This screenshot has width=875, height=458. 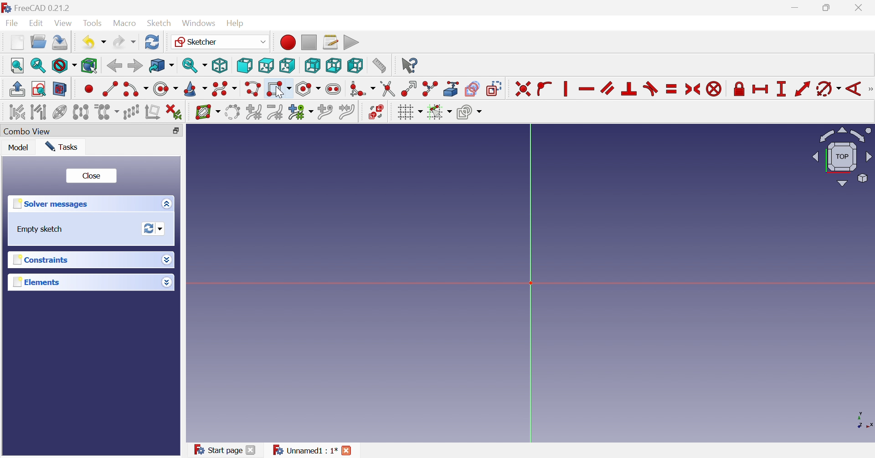 I want to click on Macro, so click(x=124, y=24).